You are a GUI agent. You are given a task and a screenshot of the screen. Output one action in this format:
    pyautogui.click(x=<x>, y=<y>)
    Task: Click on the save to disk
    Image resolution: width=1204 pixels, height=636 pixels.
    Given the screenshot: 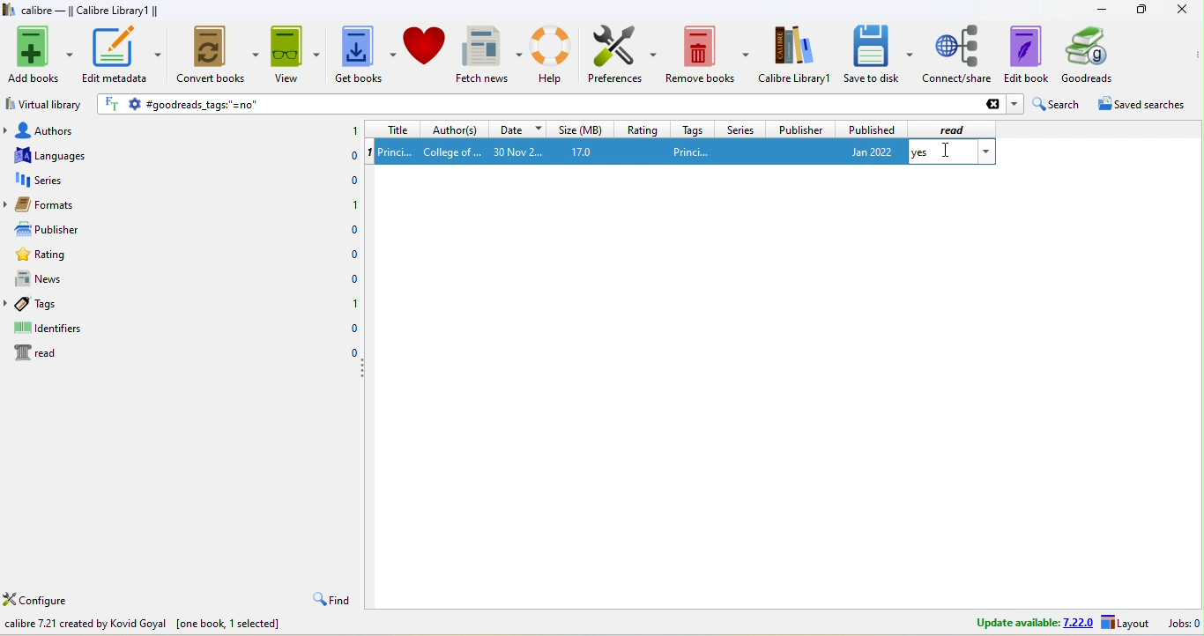 What is the action you would take?
    pyautogui.click(x=878, y=55)
    